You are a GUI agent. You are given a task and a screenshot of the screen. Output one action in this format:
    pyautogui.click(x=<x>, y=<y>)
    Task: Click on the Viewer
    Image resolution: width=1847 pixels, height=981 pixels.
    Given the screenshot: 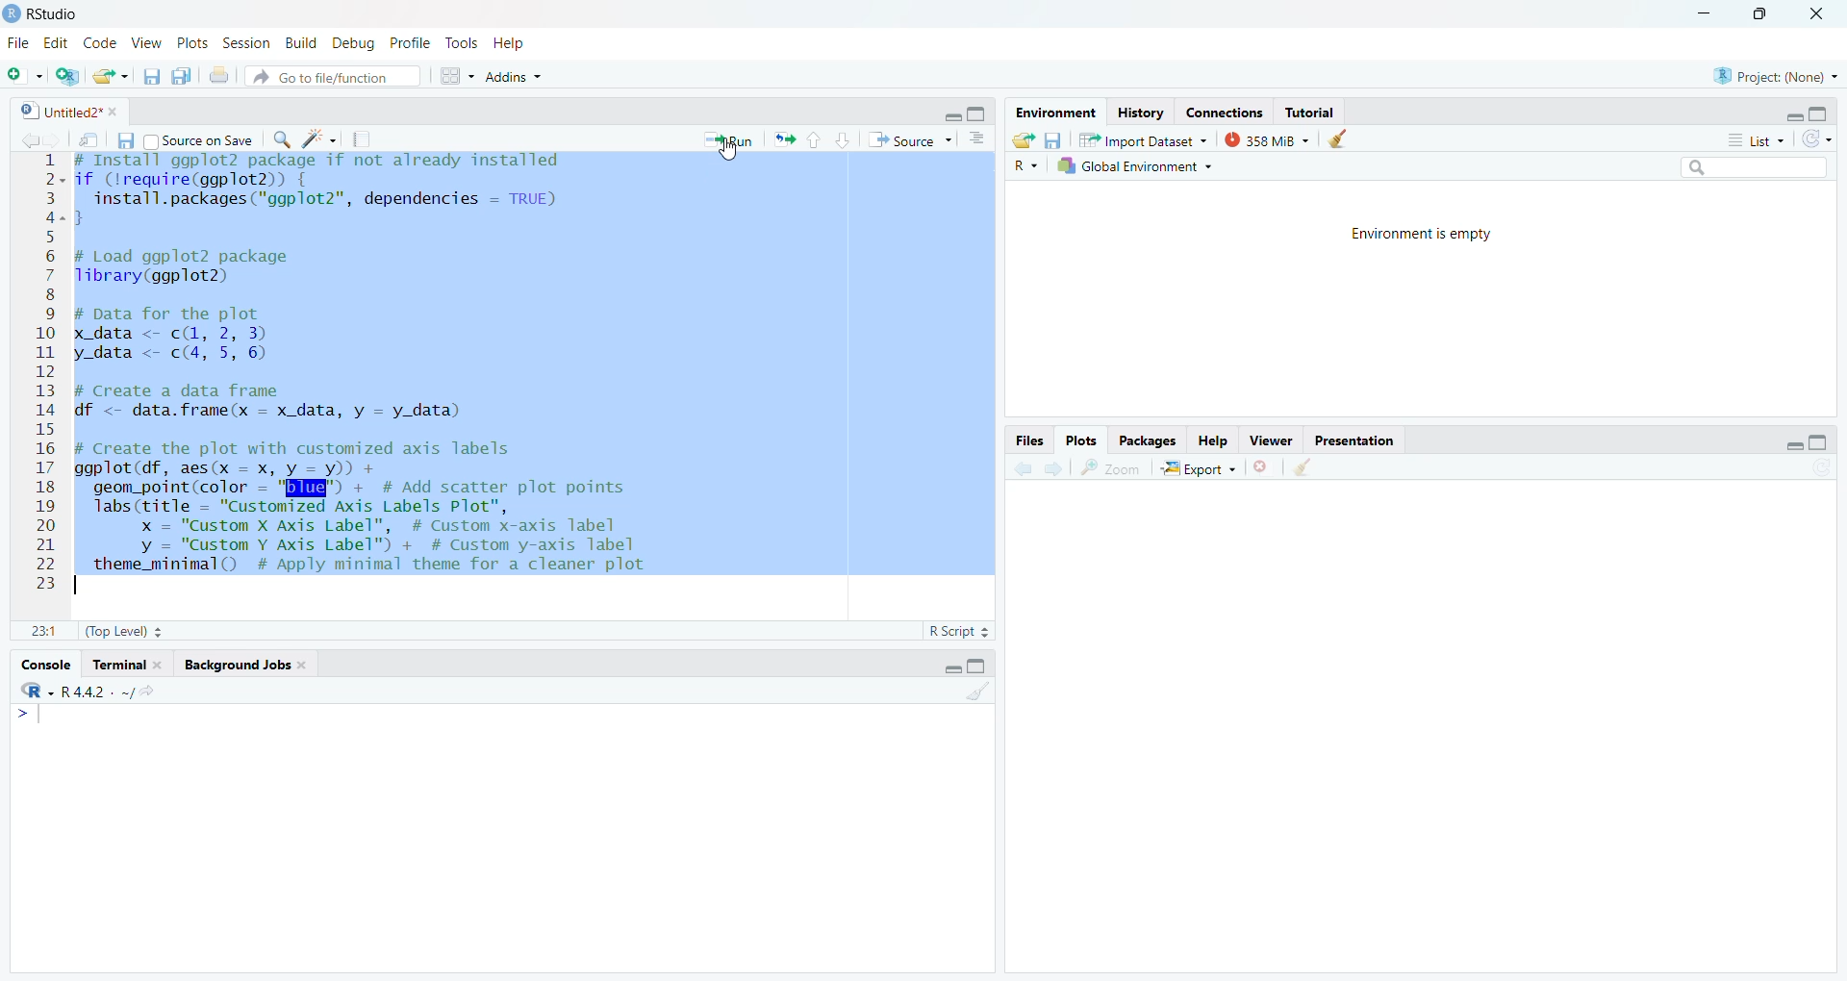 What is the action you would take?
    pyautogui.click(x=1268, y=441)
    